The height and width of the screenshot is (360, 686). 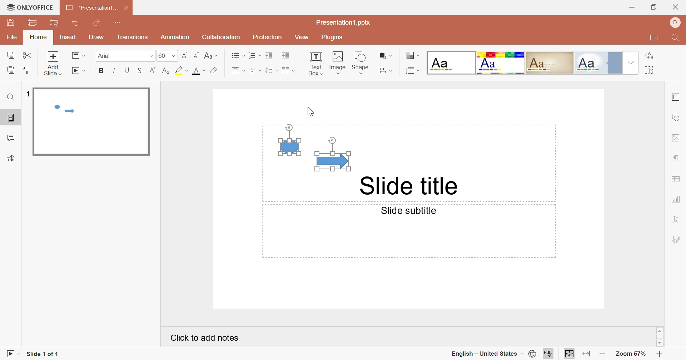 I want to click on Bullets, so click(x=238, y=56).